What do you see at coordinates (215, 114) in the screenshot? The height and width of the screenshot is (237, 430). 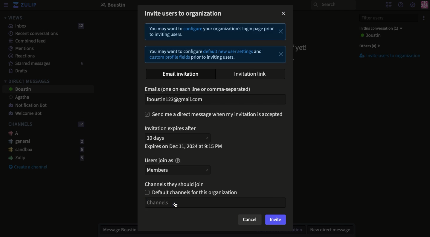 I see `Send DM when invitation is accepted` at bounding box center [215, 114].